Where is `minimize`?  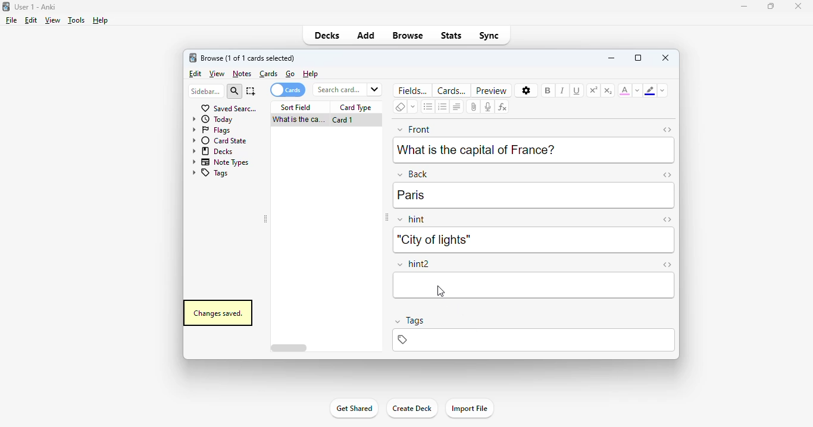 minimize is located at coordinates (745, 6).